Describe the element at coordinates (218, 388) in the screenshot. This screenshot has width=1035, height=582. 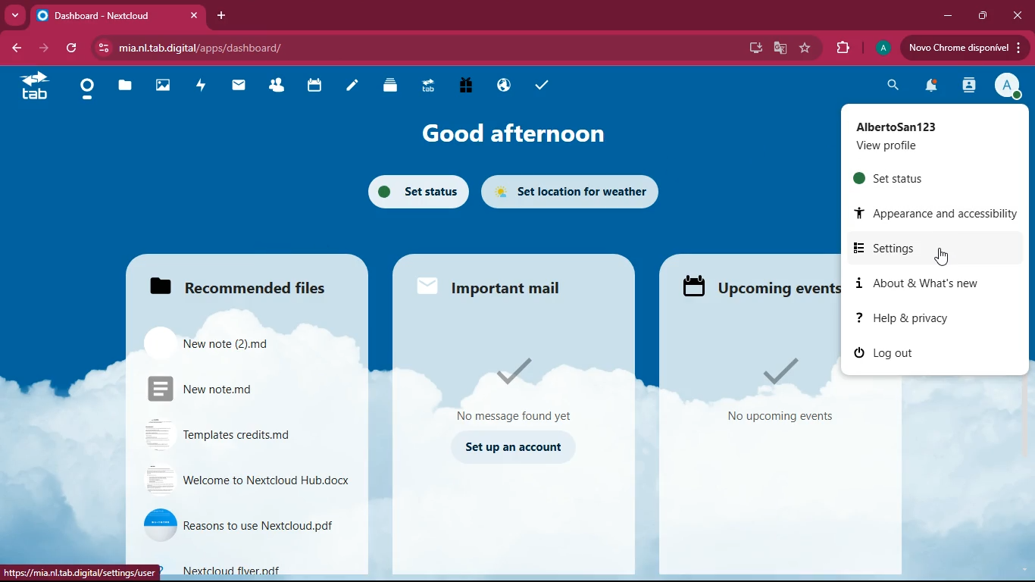
I see `file` at that location.